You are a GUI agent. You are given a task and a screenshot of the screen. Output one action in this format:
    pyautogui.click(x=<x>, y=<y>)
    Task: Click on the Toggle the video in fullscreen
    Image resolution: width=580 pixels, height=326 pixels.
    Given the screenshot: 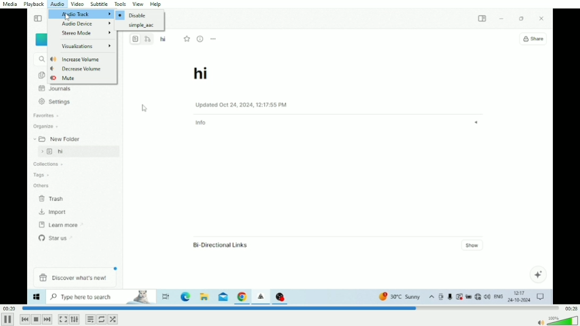 What is the action you would take?
    pyautogui.click(x=63, y=320)
    